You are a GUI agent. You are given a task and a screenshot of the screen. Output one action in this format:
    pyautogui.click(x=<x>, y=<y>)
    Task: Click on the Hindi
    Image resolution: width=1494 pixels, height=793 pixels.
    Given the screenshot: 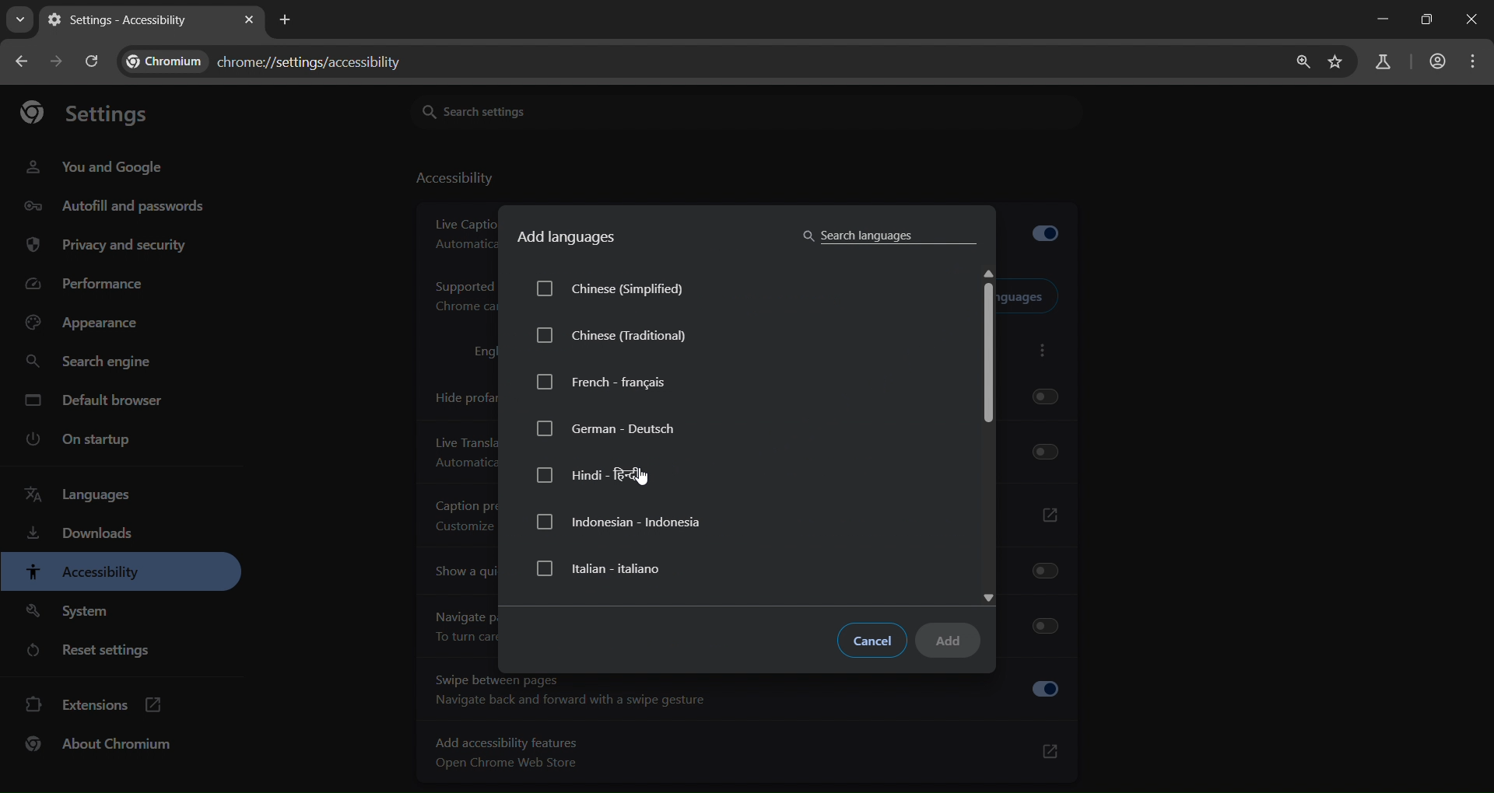 What is the action you would take?
    pyautogui.click(x=596, y=474)
    